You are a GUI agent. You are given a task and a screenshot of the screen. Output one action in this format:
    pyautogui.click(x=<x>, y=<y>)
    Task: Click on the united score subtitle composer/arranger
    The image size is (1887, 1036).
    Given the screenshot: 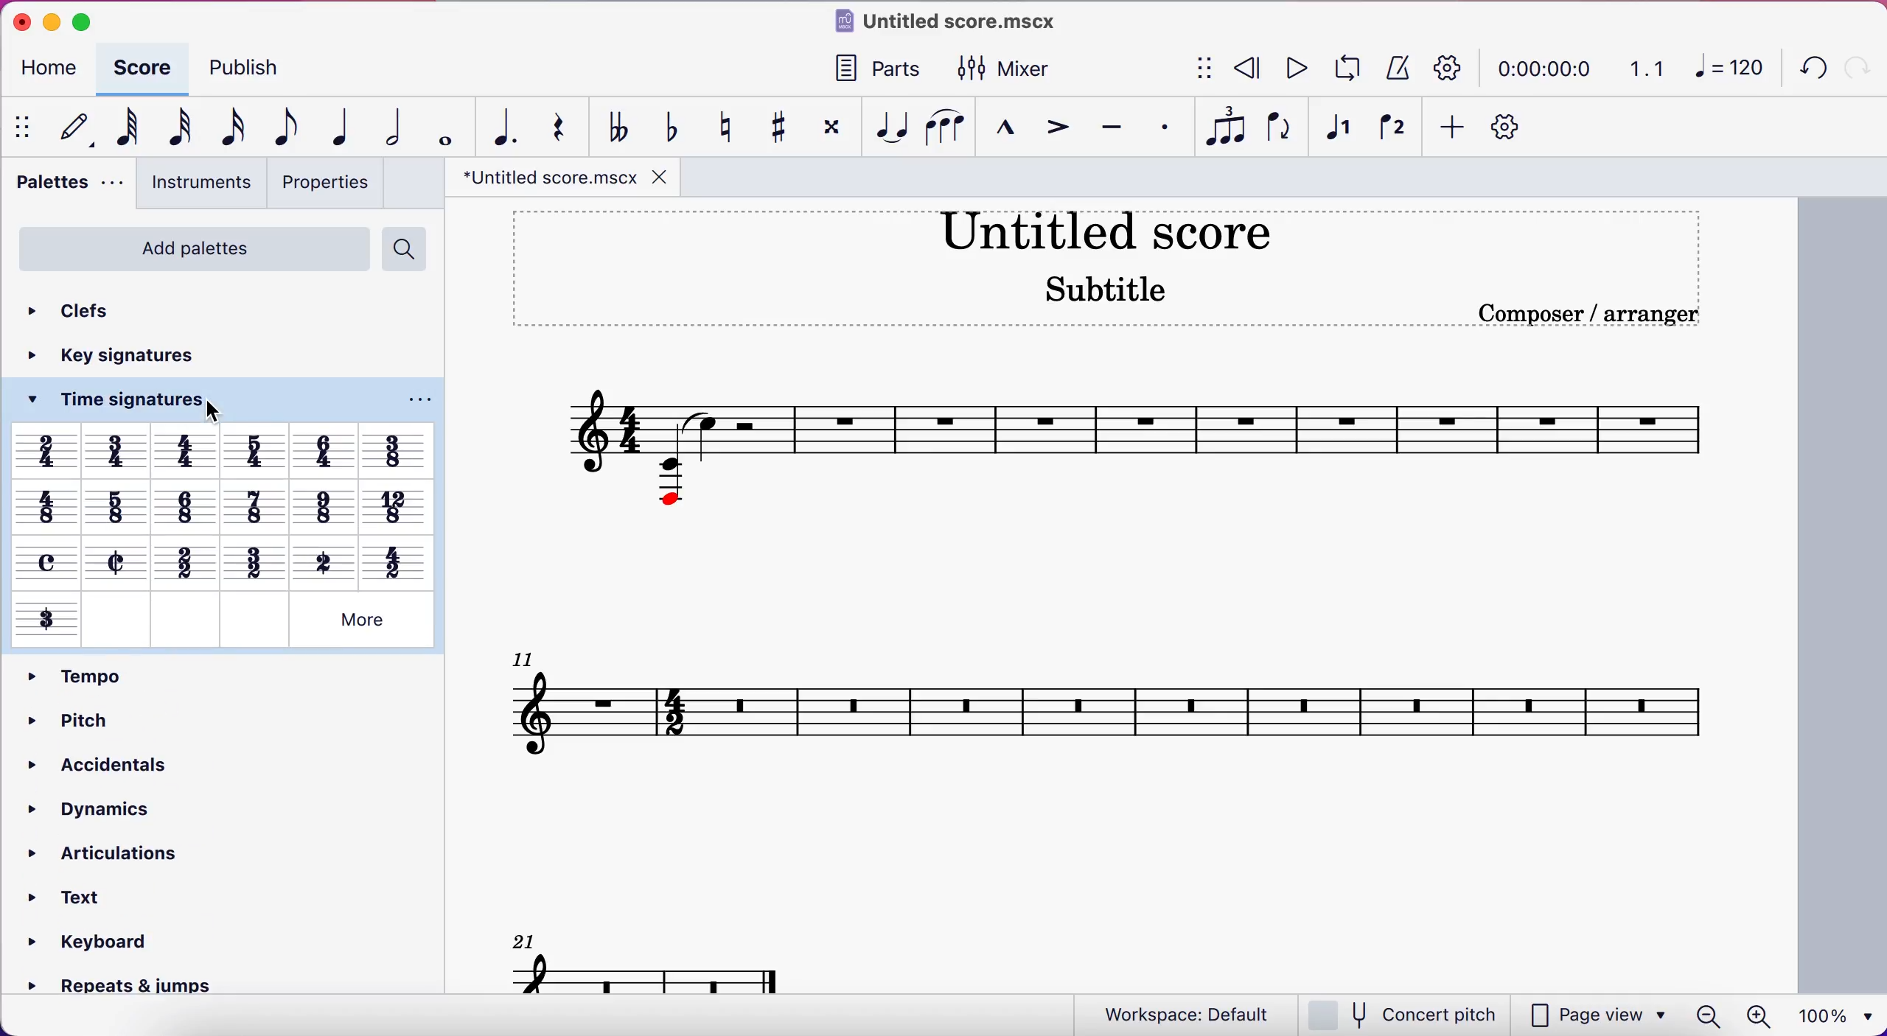 What is the action you would take?
    pyautogui.click(x=1118, y=273)
    